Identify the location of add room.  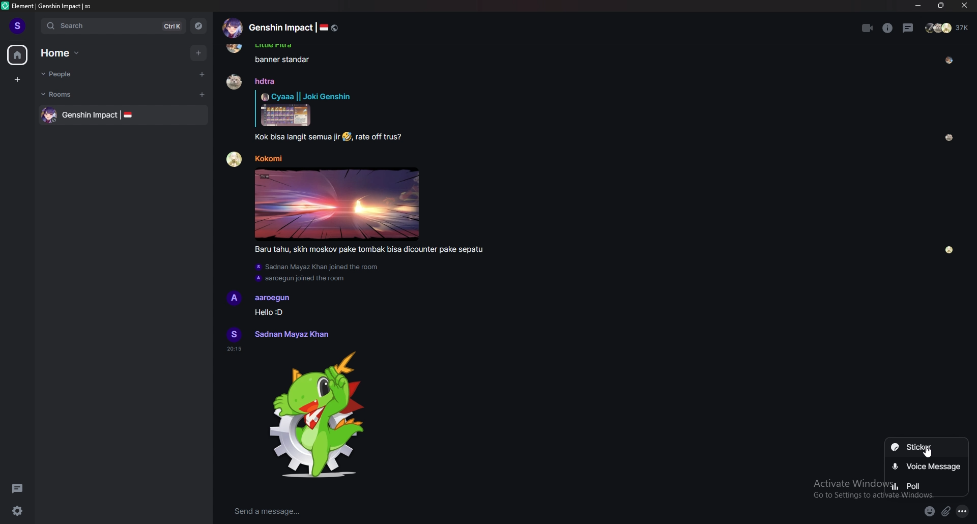
(203, 95).